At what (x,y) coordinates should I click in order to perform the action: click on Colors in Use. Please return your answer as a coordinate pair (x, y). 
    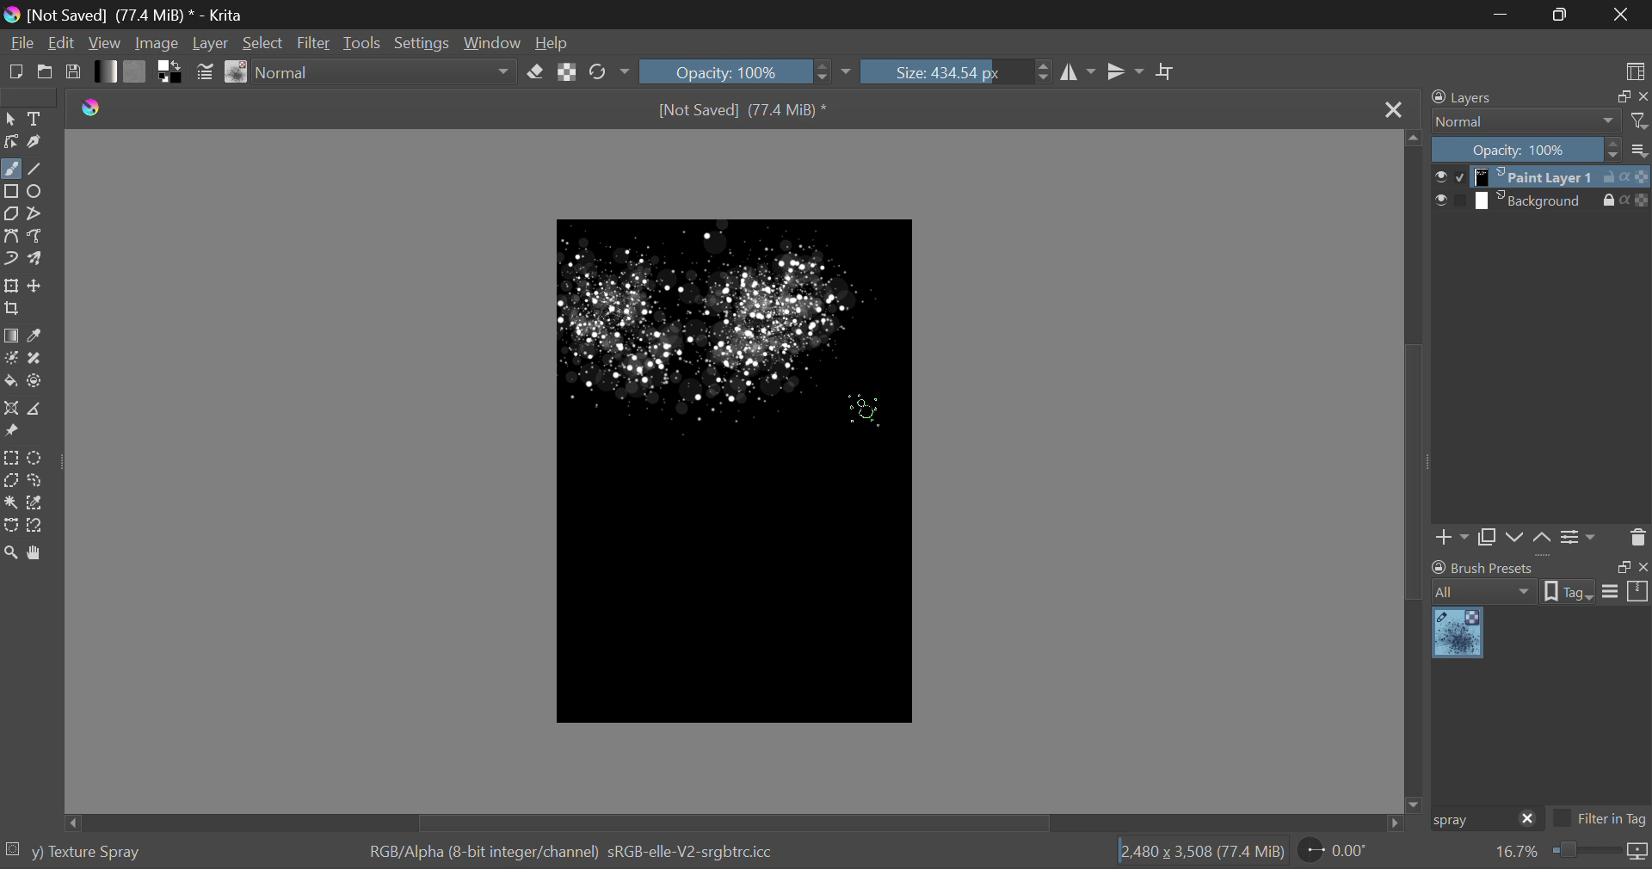
    Looking at the image, I should click on (171, 72).